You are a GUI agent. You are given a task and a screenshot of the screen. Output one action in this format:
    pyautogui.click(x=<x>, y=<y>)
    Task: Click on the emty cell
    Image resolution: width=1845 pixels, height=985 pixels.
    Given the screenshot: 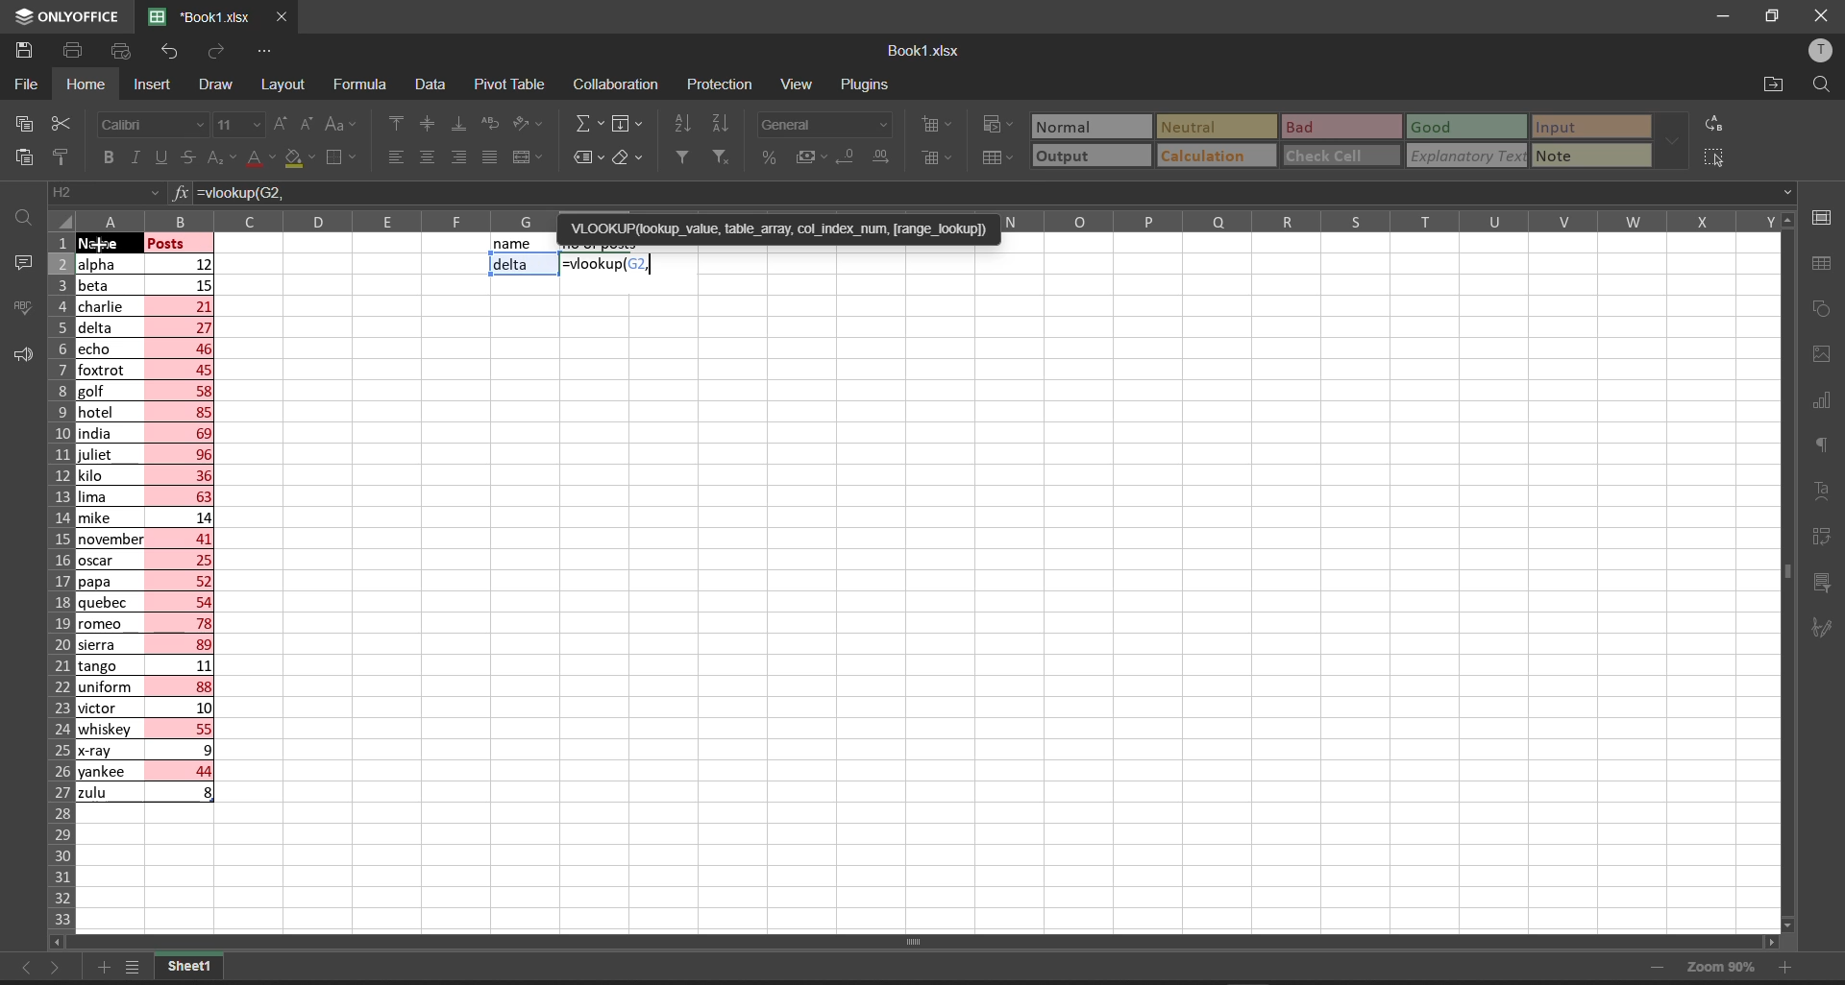 What is the action you would take?
    pyautogui.click(x=993, y=610)
    